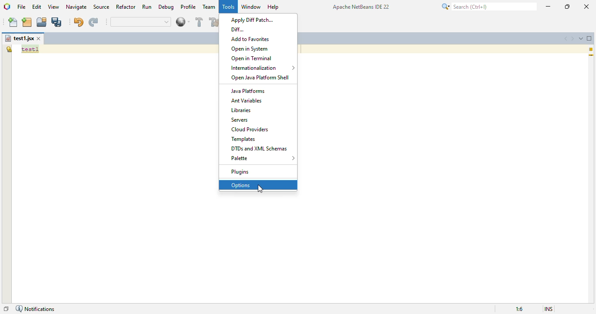  Describe the element at coordinates (238, 29) in the screenshot. I see `diff` at that location.